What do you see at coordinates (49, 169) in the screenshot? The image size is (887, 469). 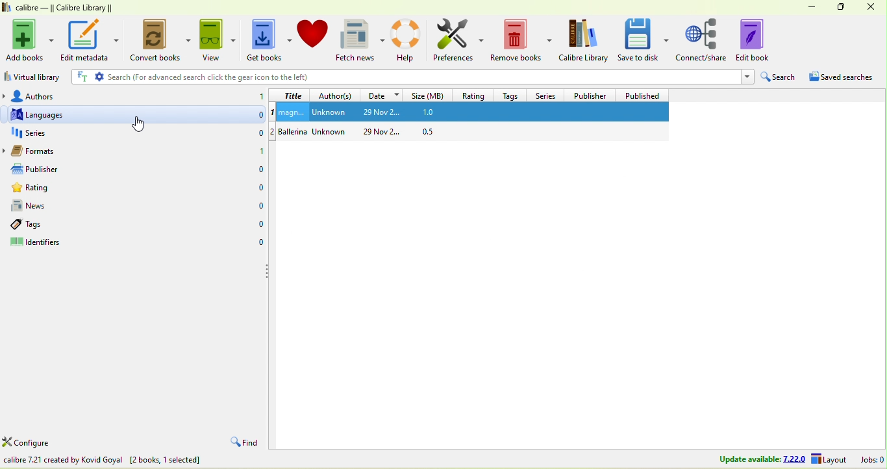 I see `publisher` at bounding box center [49, 169].